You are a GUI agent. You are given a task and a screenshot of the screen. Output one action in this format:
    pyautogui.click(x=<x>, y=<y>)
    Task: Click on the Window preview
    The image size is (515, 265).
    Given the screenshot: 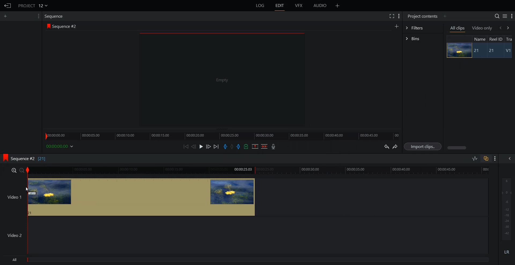 What is the action you would take?
    pyautogui.click(x=220, y=79)
    